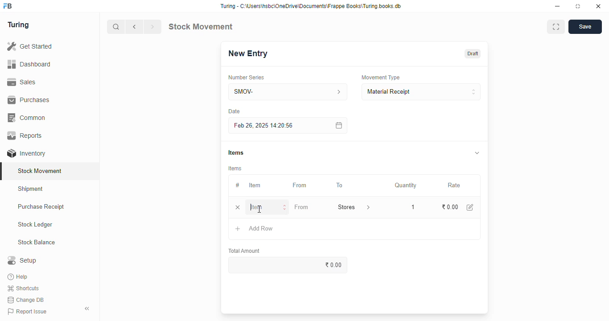 This screenshot has height=321, width=609. Describe the element at coordinates (19, 277) in the screenshot. I see `help` at that location.